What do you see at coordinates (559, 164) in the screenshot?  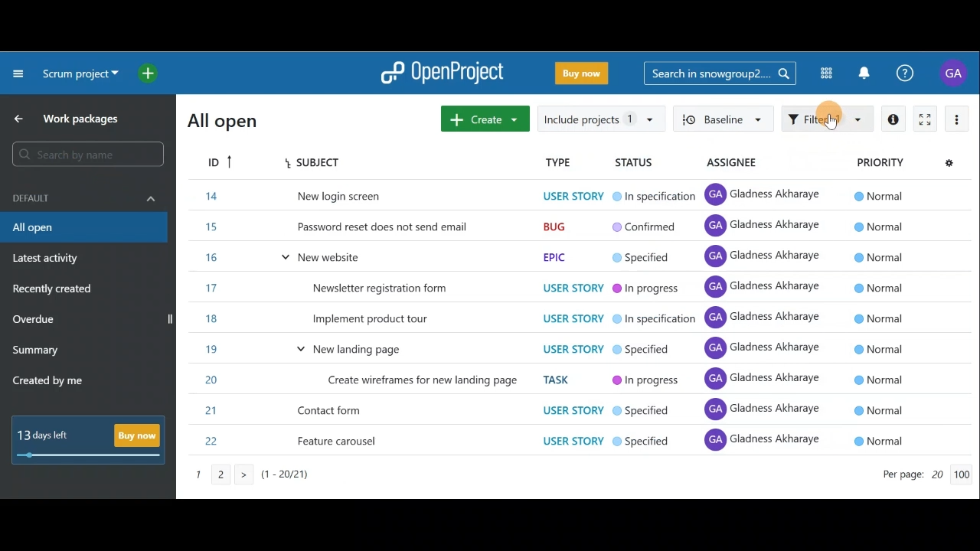 I see `Type` at bounding box center [559, 164].